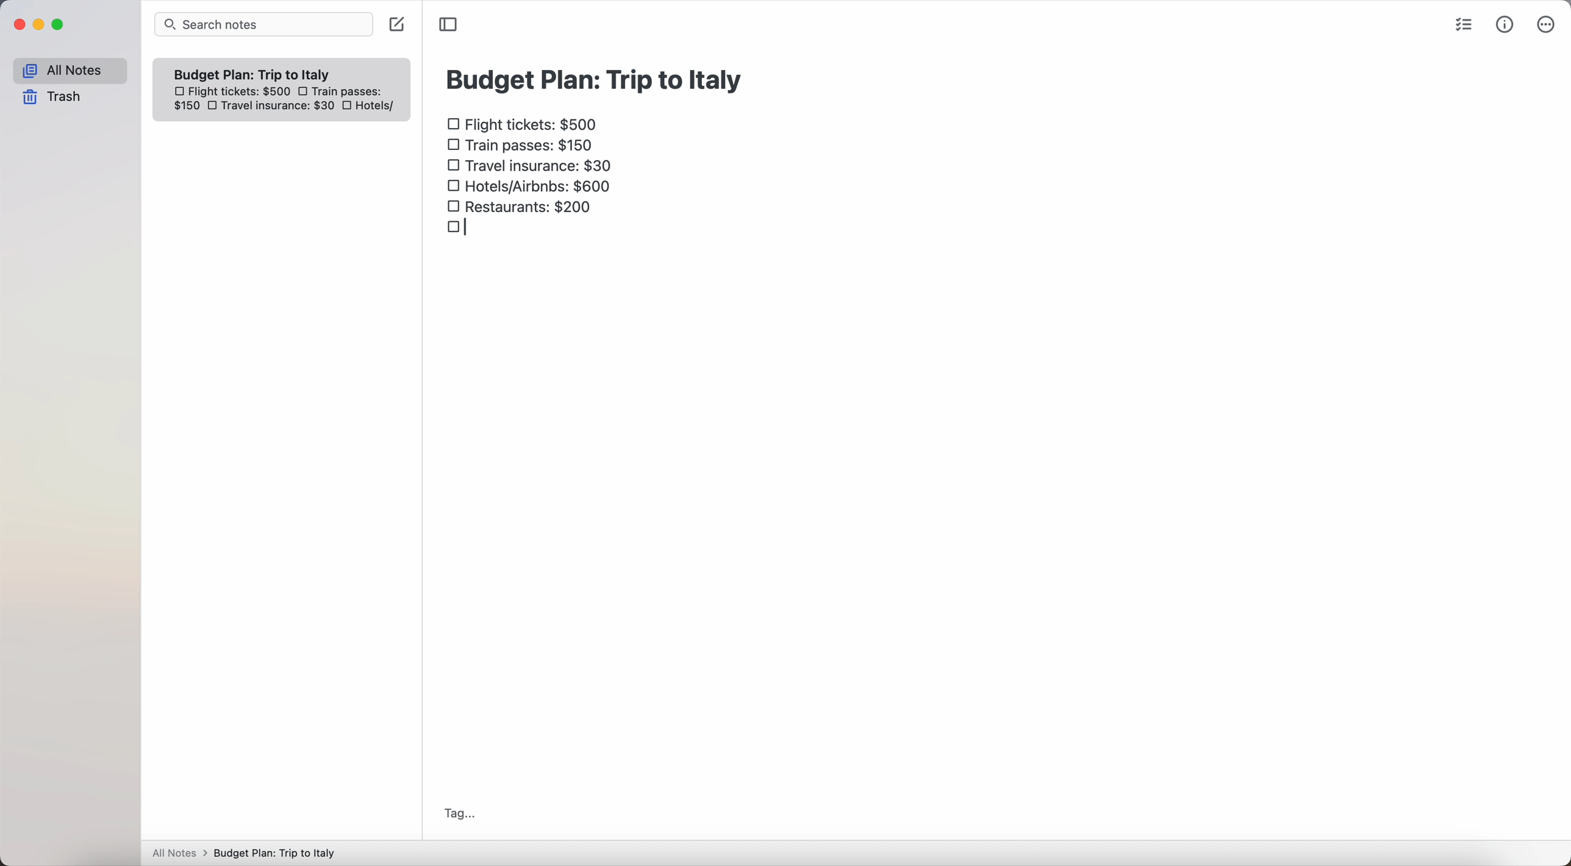 This screenshot has height=866, width=1571. What do you see at coordinates (231, 93) in the screenshot?
I see `flight tickets: $500` at bounding box center [231, 93].